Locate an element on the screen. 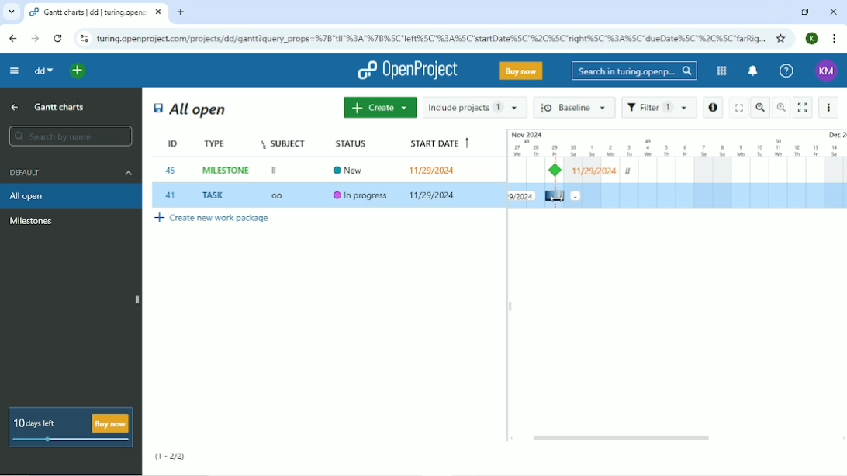  MILESTONE is located at coordinates (227, 171).